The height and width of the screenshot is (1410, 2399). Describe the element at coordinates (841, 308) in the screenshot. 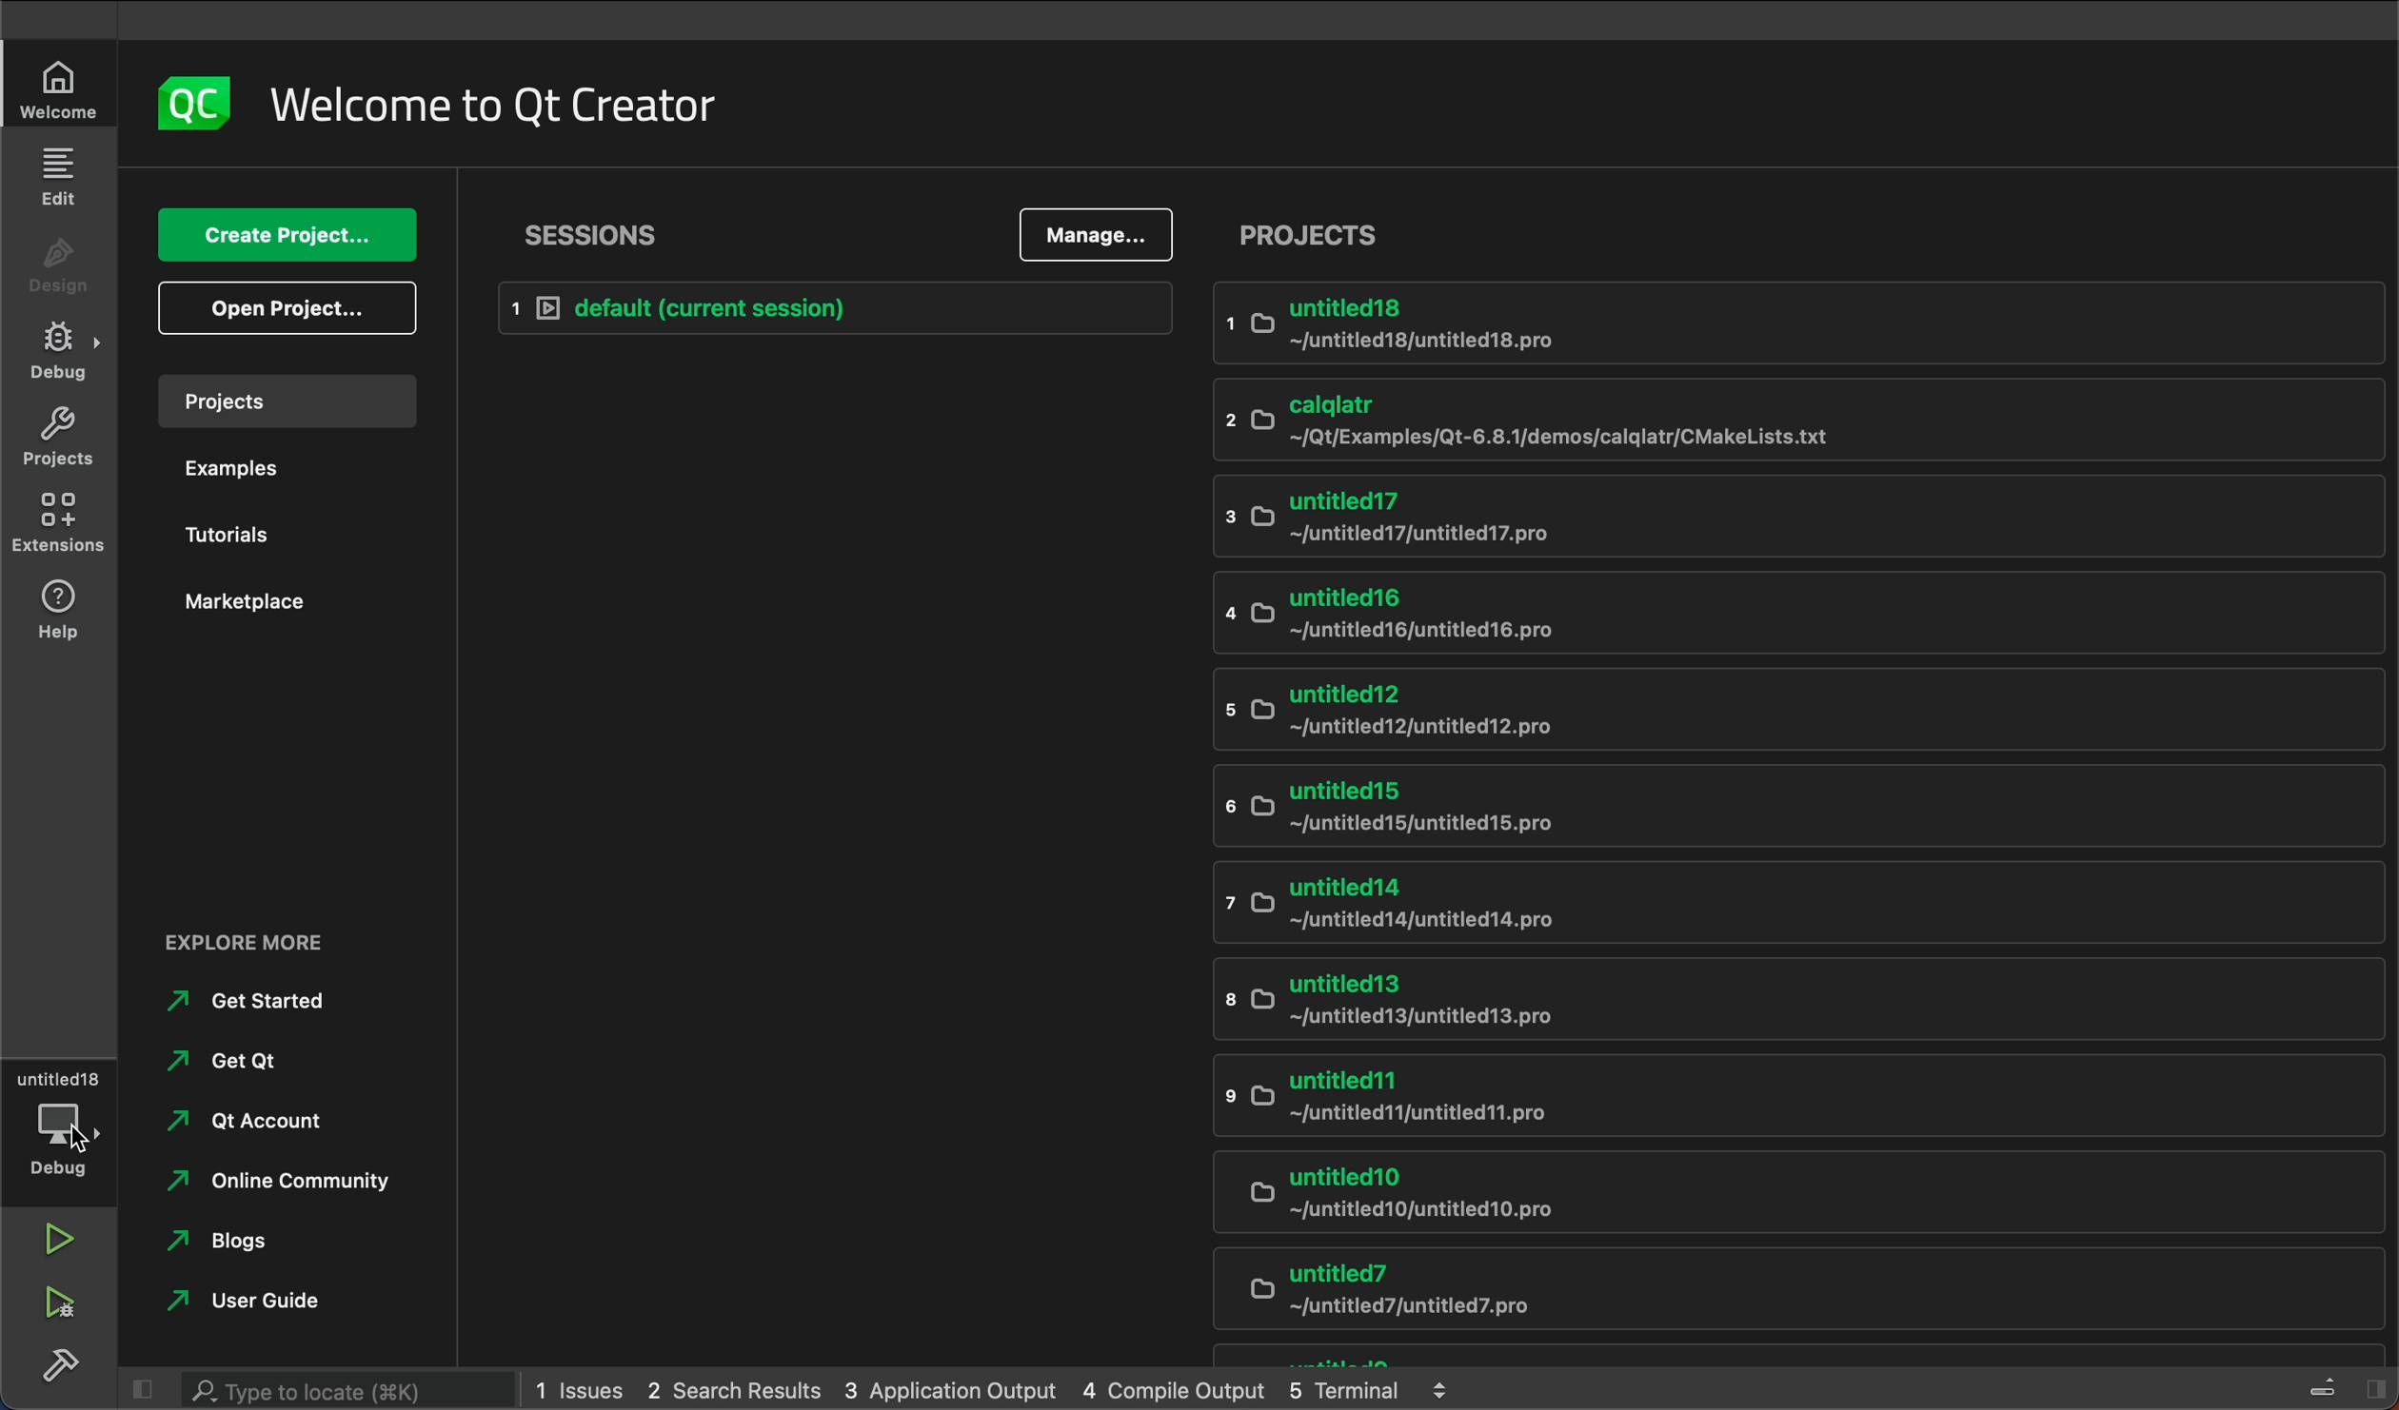

I see `Current session` at that location.